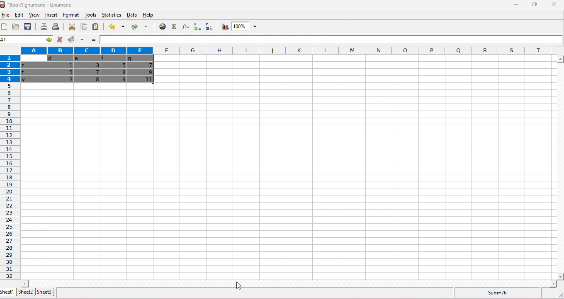 The width and height of the screenshot is (564, 299). I want to click on open, so click(16, 27).